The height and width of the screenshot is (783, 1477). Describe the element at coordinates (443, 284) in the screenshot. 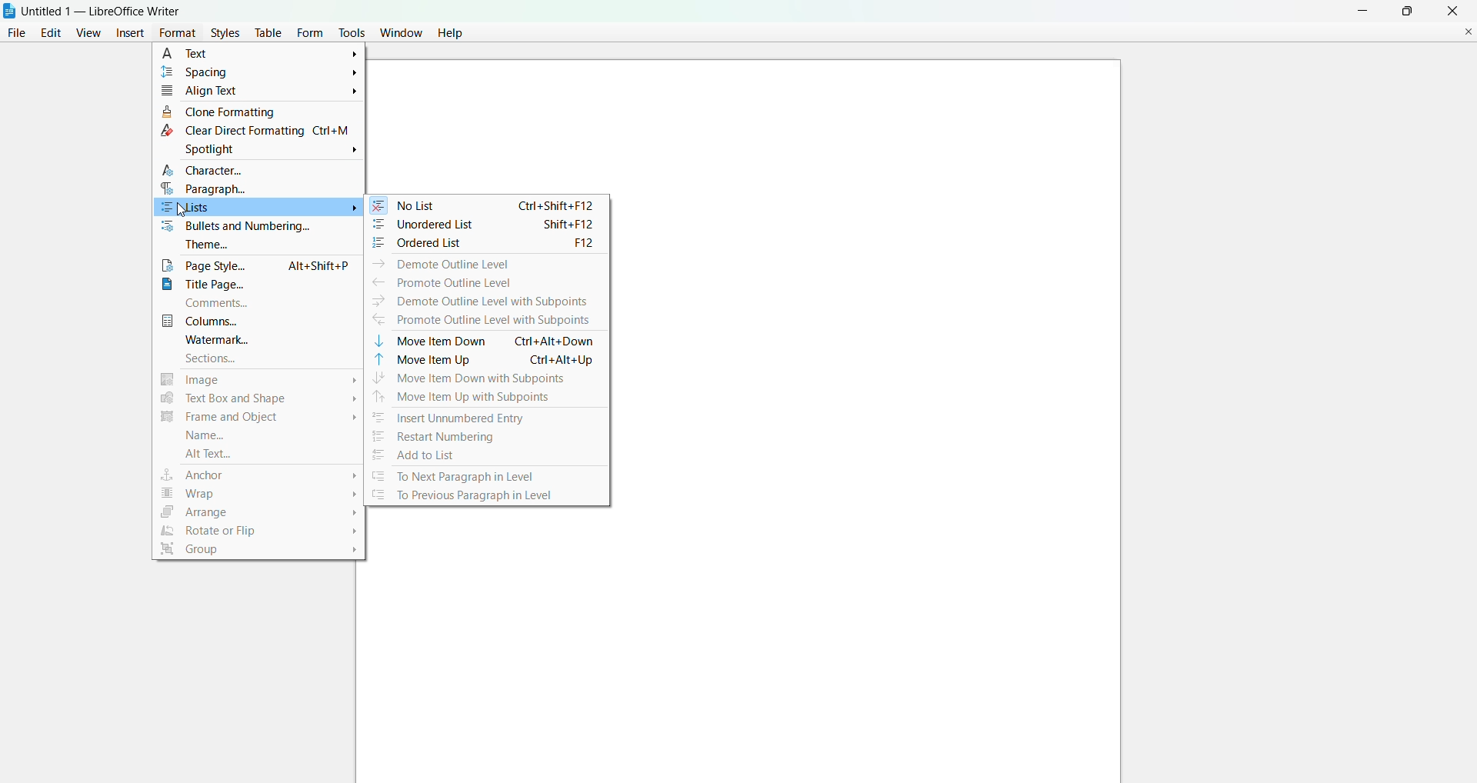

I see `promote outline level` at that location.